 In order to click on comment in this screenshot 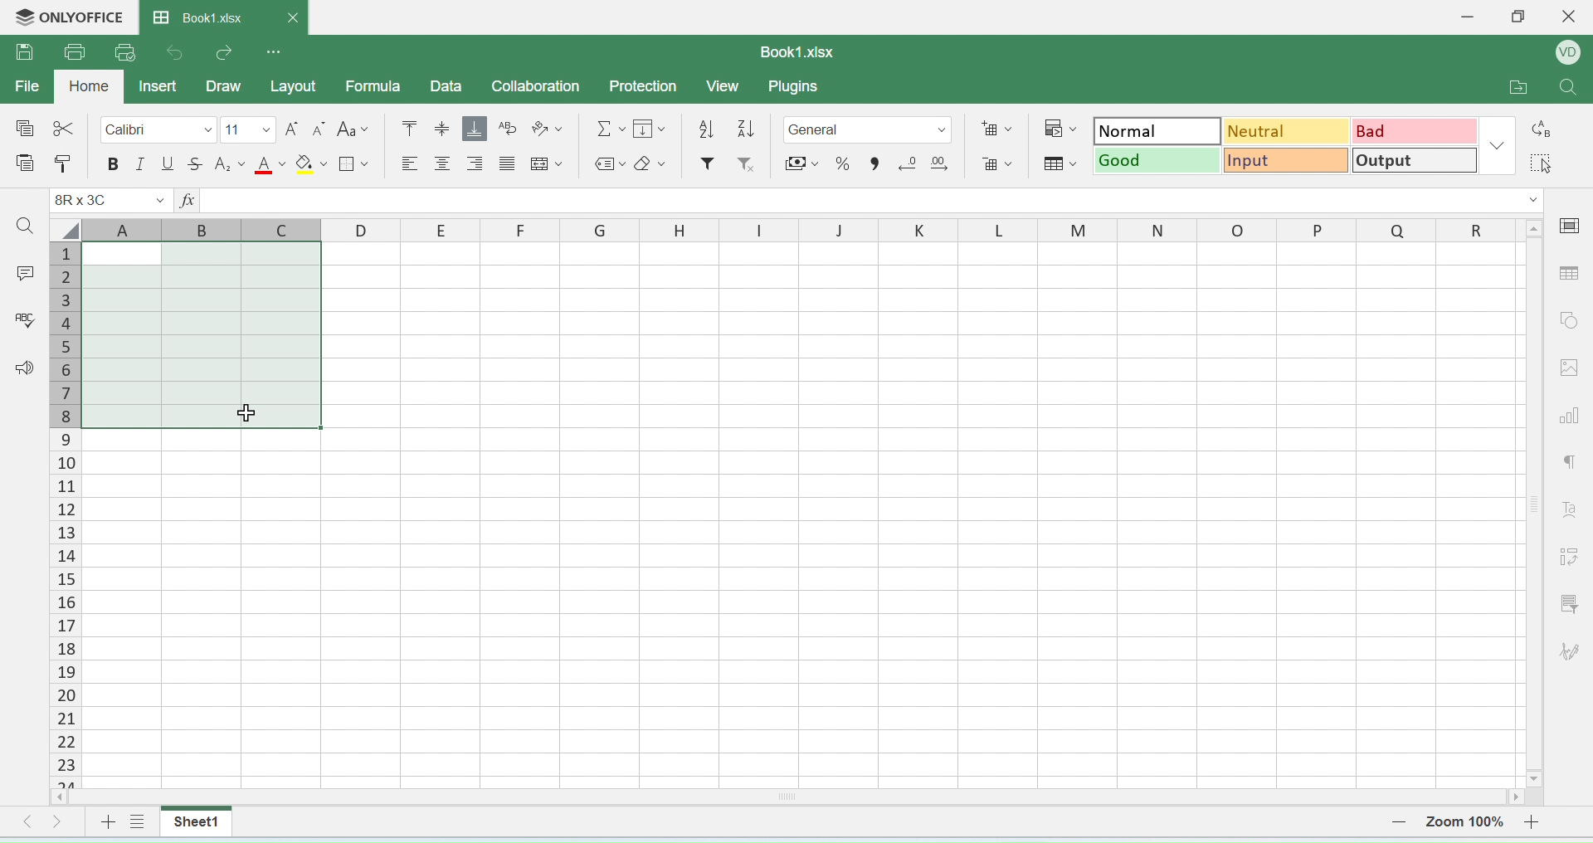, I will do `click(28, 271)`.